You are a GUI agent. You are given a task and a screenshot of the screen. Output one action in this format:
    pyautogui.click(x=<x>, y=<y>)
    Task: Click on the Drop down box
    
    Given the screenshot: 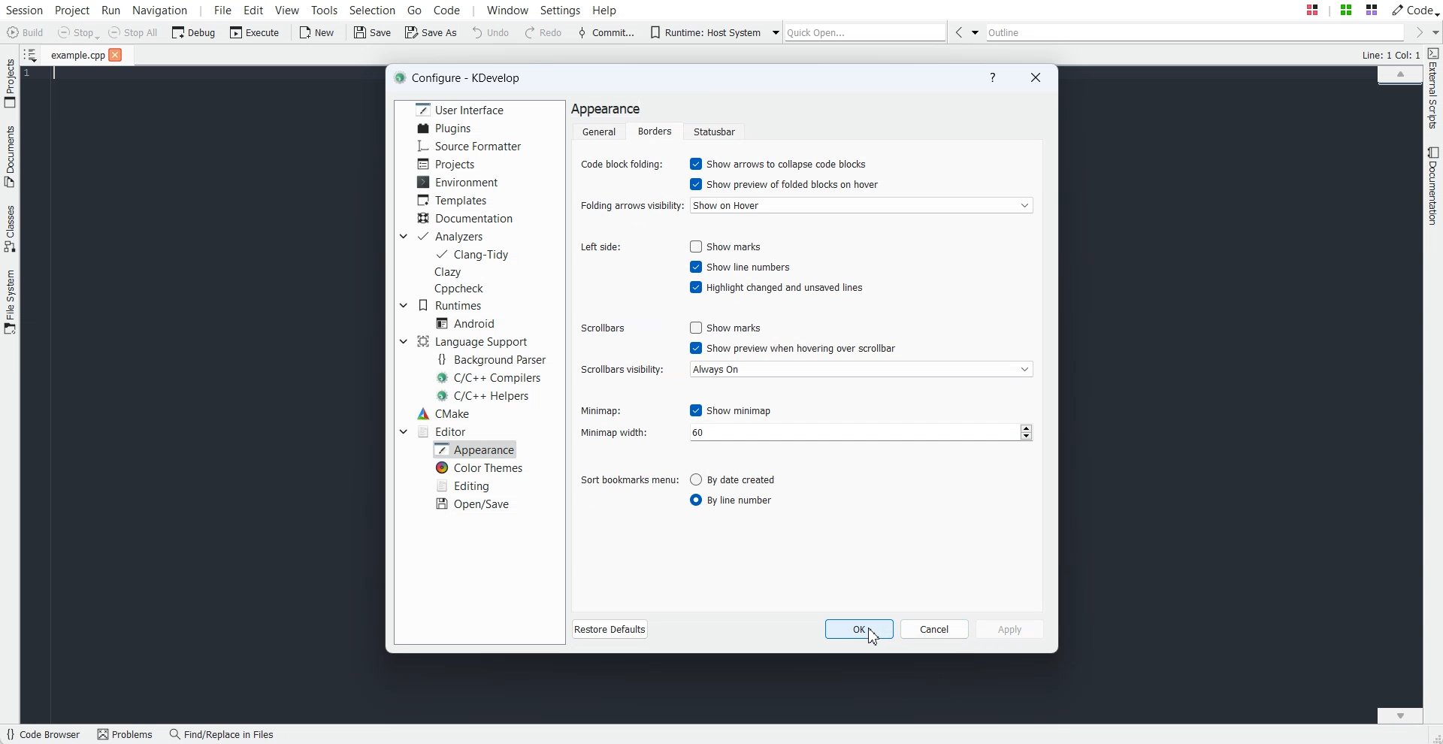 What is the action you would take?
    pyautogui.click(x=403, y=431)
    